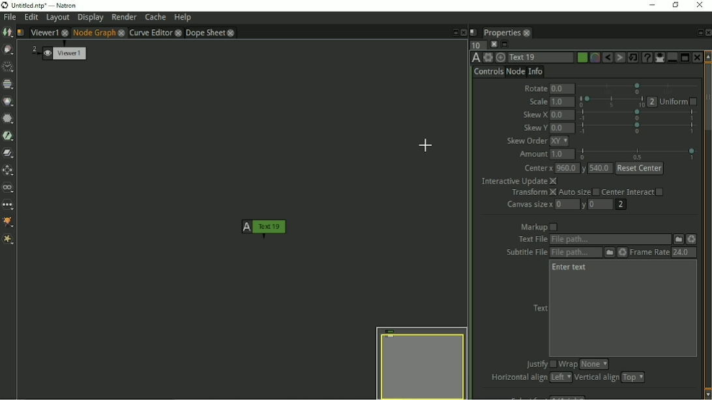  What do you see at coordinates (562, 88) in the screenshot?
I see `0.0` at bounding box center [562, 88].